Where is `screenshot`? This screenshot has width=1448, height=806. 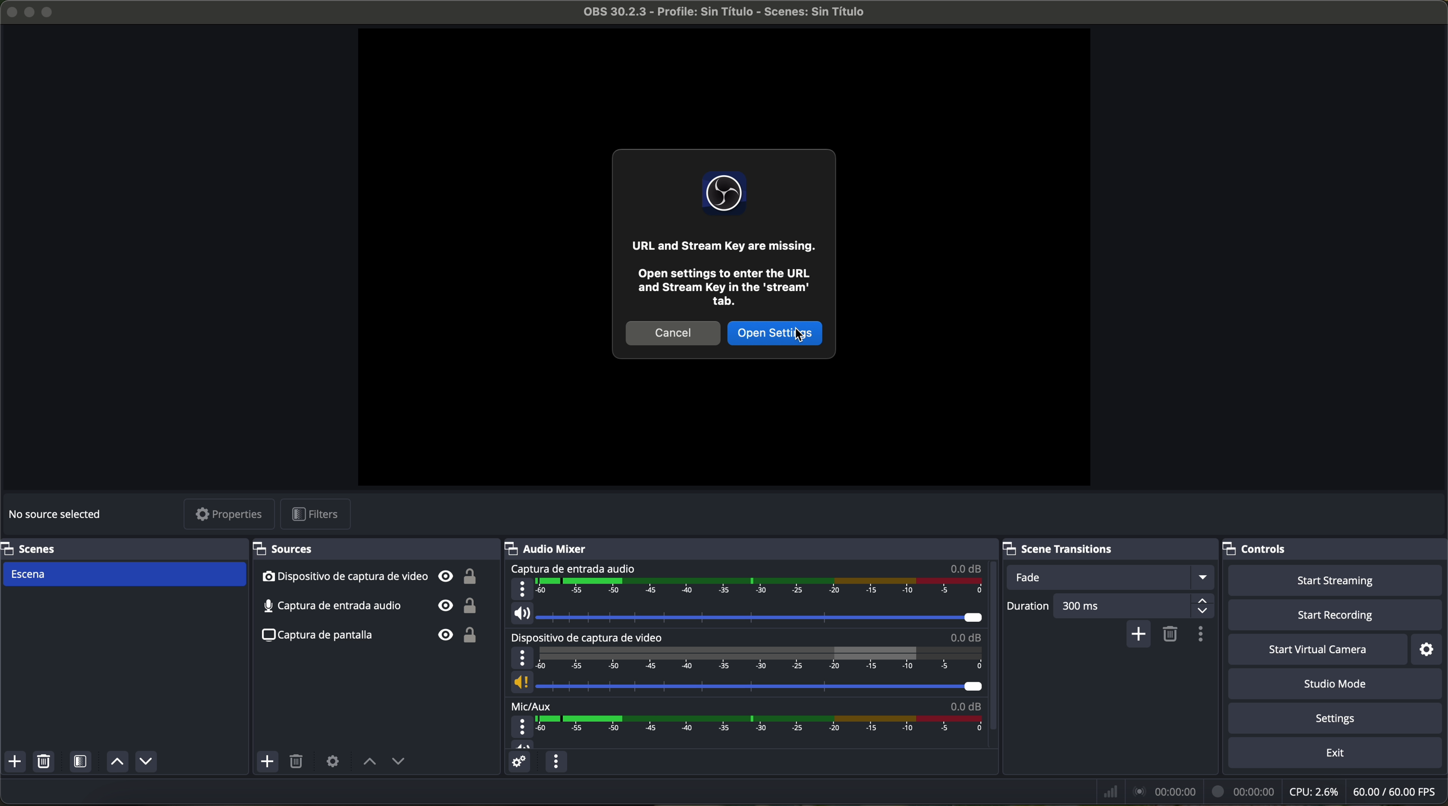
screenshot is located at coordinates (377, 635).